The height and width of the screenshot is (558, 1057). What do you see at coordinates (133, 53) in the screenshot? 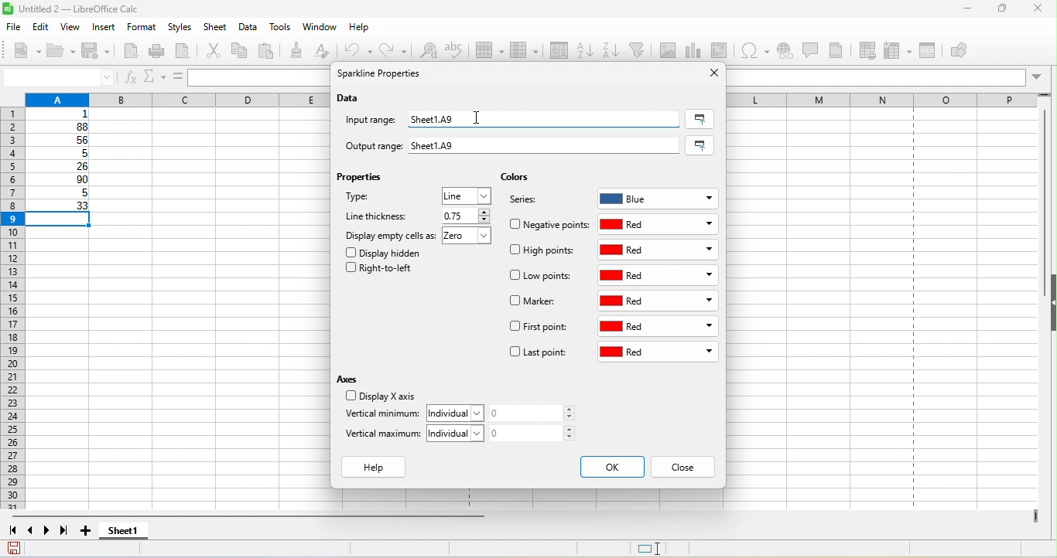
I see `export directly as pdf` at bounding box center [133, 53].